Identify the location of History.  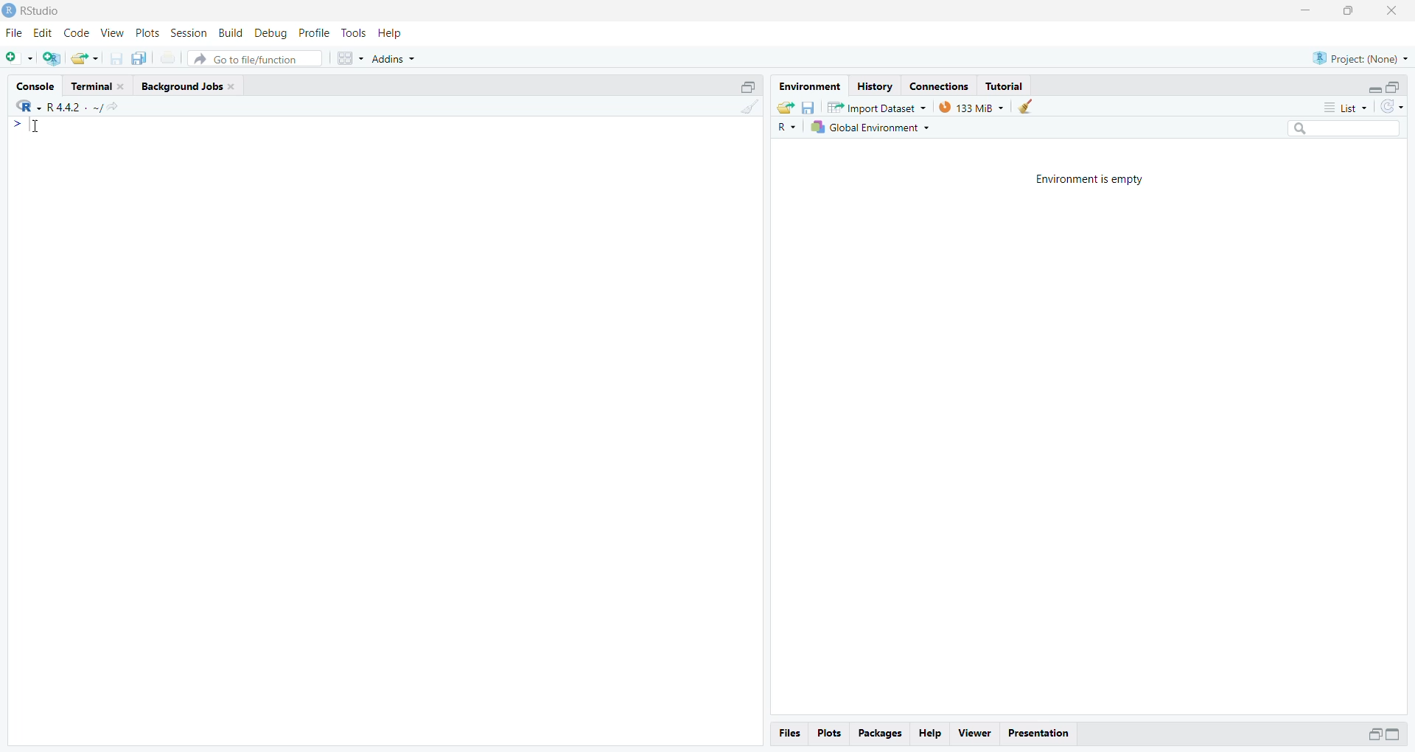
(873, 86).